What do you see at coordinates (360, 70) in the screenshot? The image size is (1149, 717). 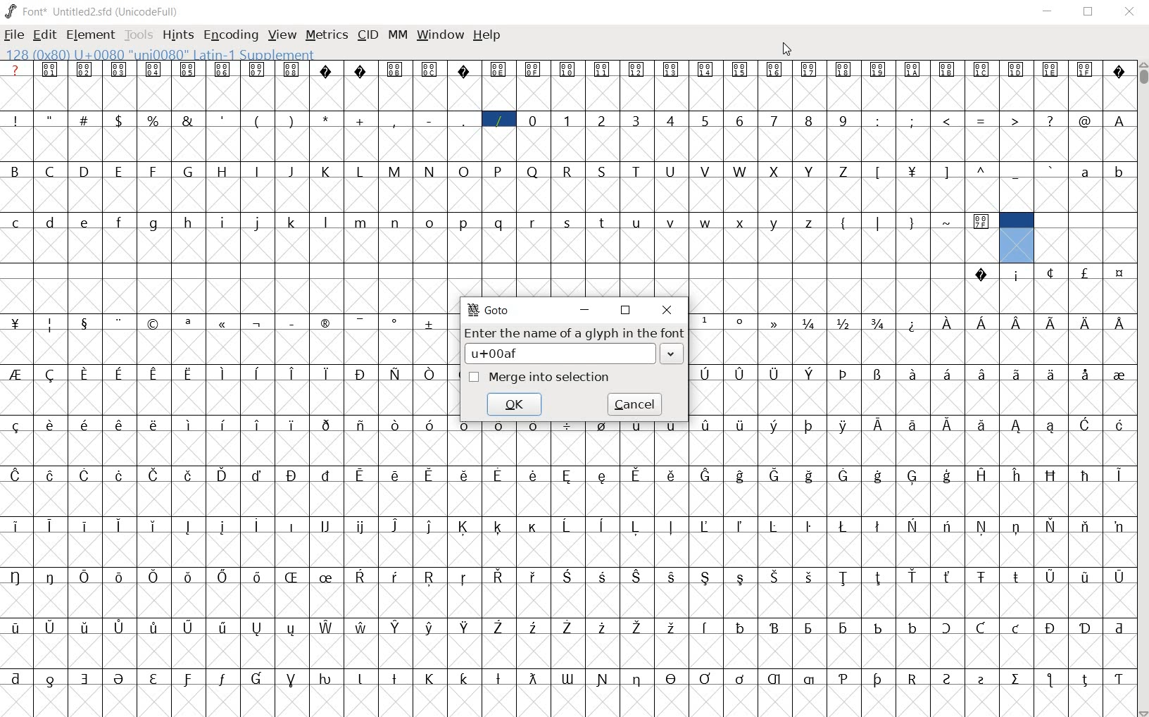 I see `Symbol` at bounding box center [360, 70].